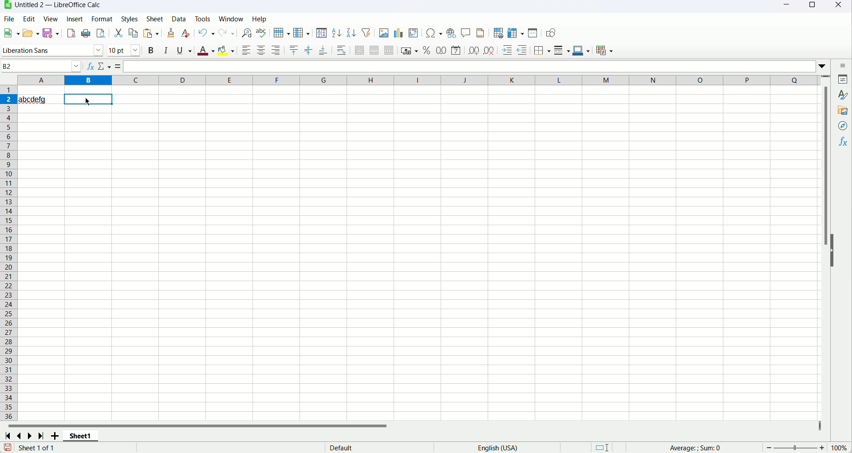  I want to click on scroll to next page, so click(31, 435).